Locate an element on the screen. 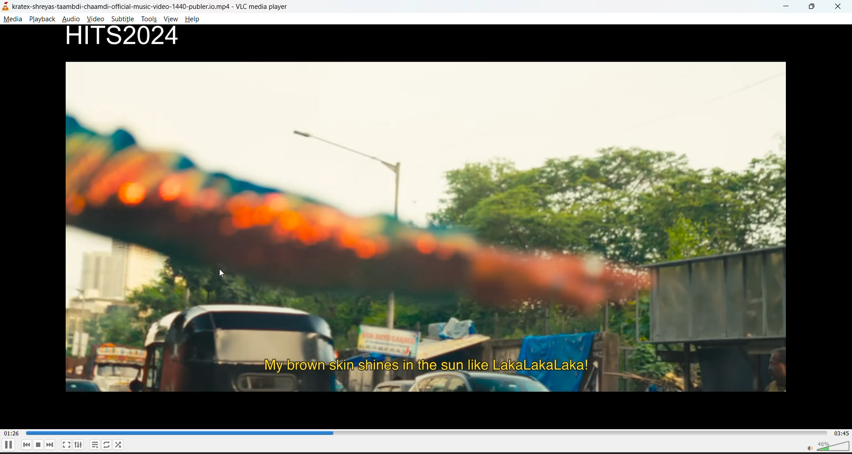 This screenshot has width=852, height=454. settings is located at coordinates (79, 446).